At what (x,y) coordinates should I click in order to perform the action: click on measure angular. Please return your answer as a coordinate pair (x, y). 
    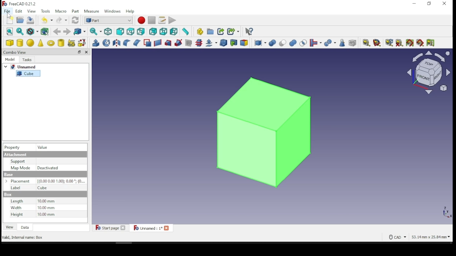
    Looking at the image, I should click on (377, 43).